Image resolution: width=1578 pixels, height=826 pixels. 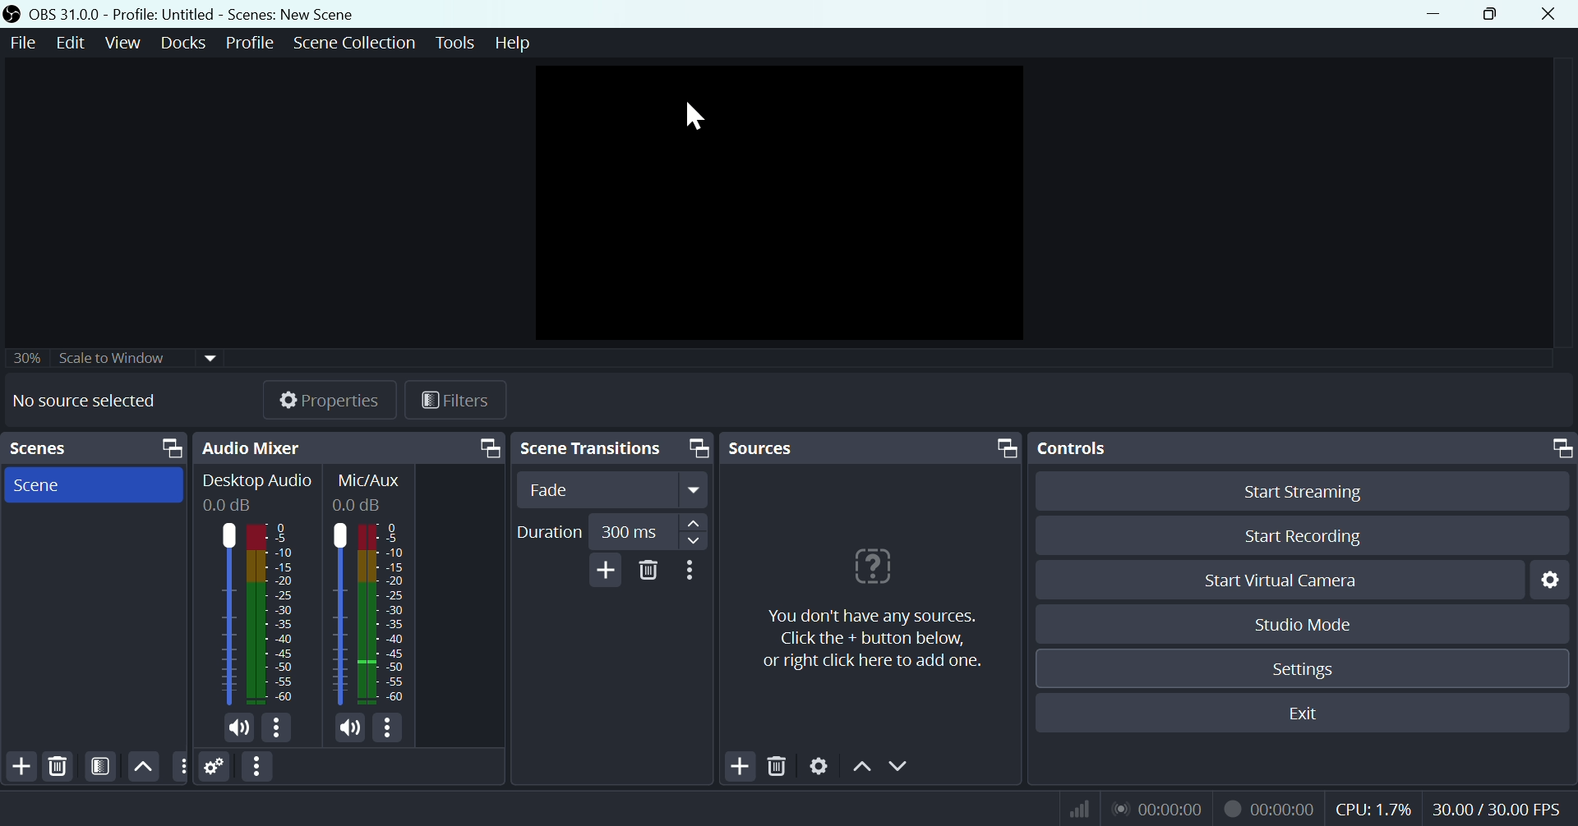 What do you see at coordinates (615, 530) in the screenshot?
I see `Duration` at bounding box center [615, 530].